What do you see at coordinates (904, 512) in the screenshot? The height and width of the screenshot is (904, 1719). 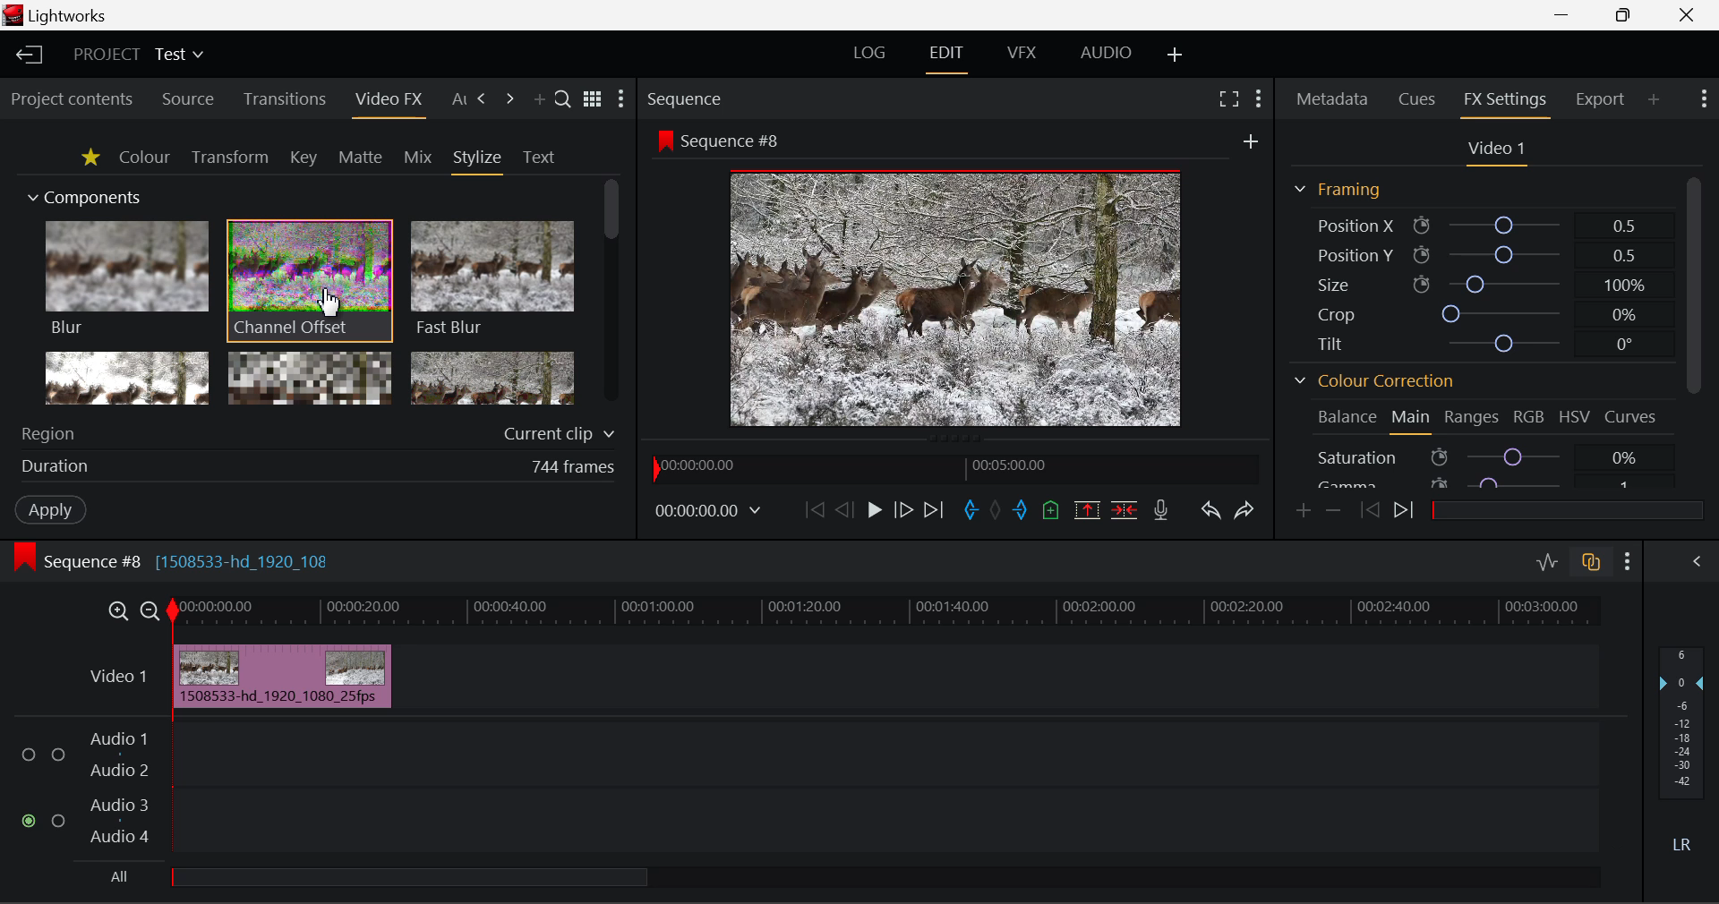 I see `Go Forward` at bounding box center [904, 512].